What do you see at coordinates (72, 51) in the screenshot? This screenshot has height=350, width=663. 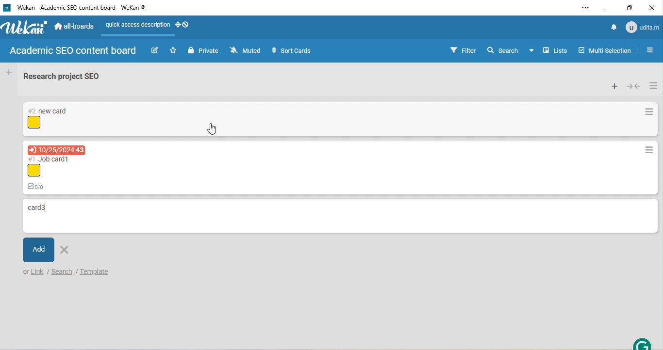 I see `boars name: academic SEO board` at bounding box center [72, 51].